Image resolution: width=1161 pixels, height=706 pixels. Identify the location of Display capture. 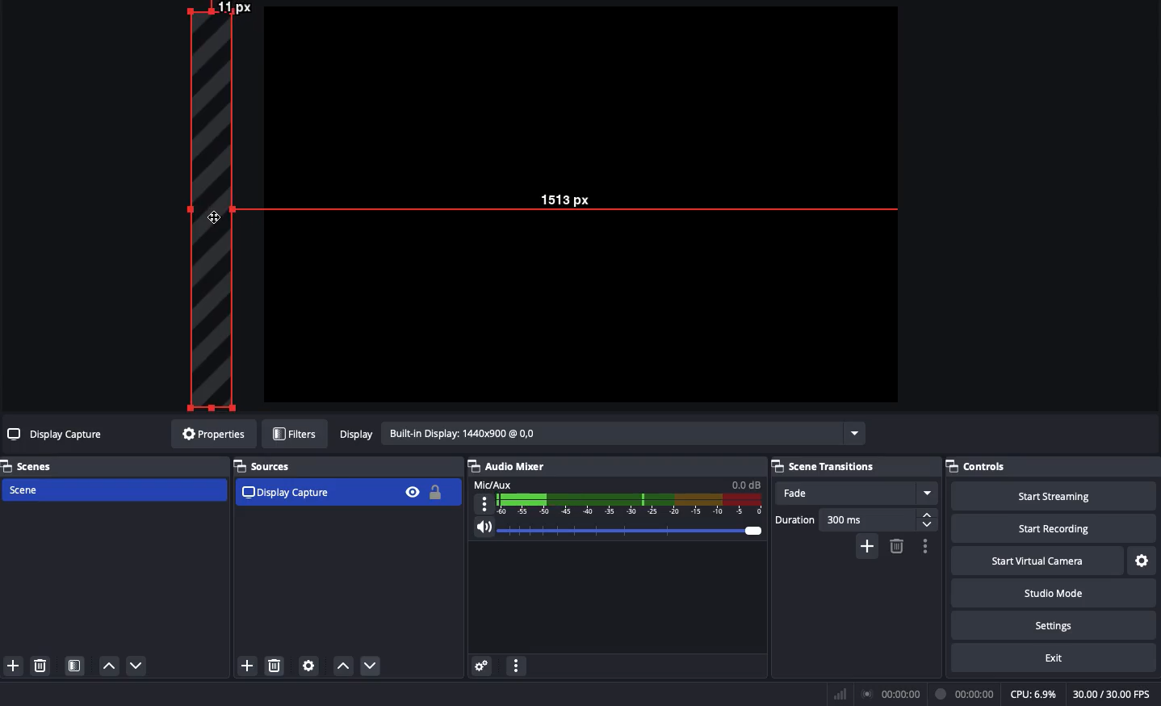
(288, 492).